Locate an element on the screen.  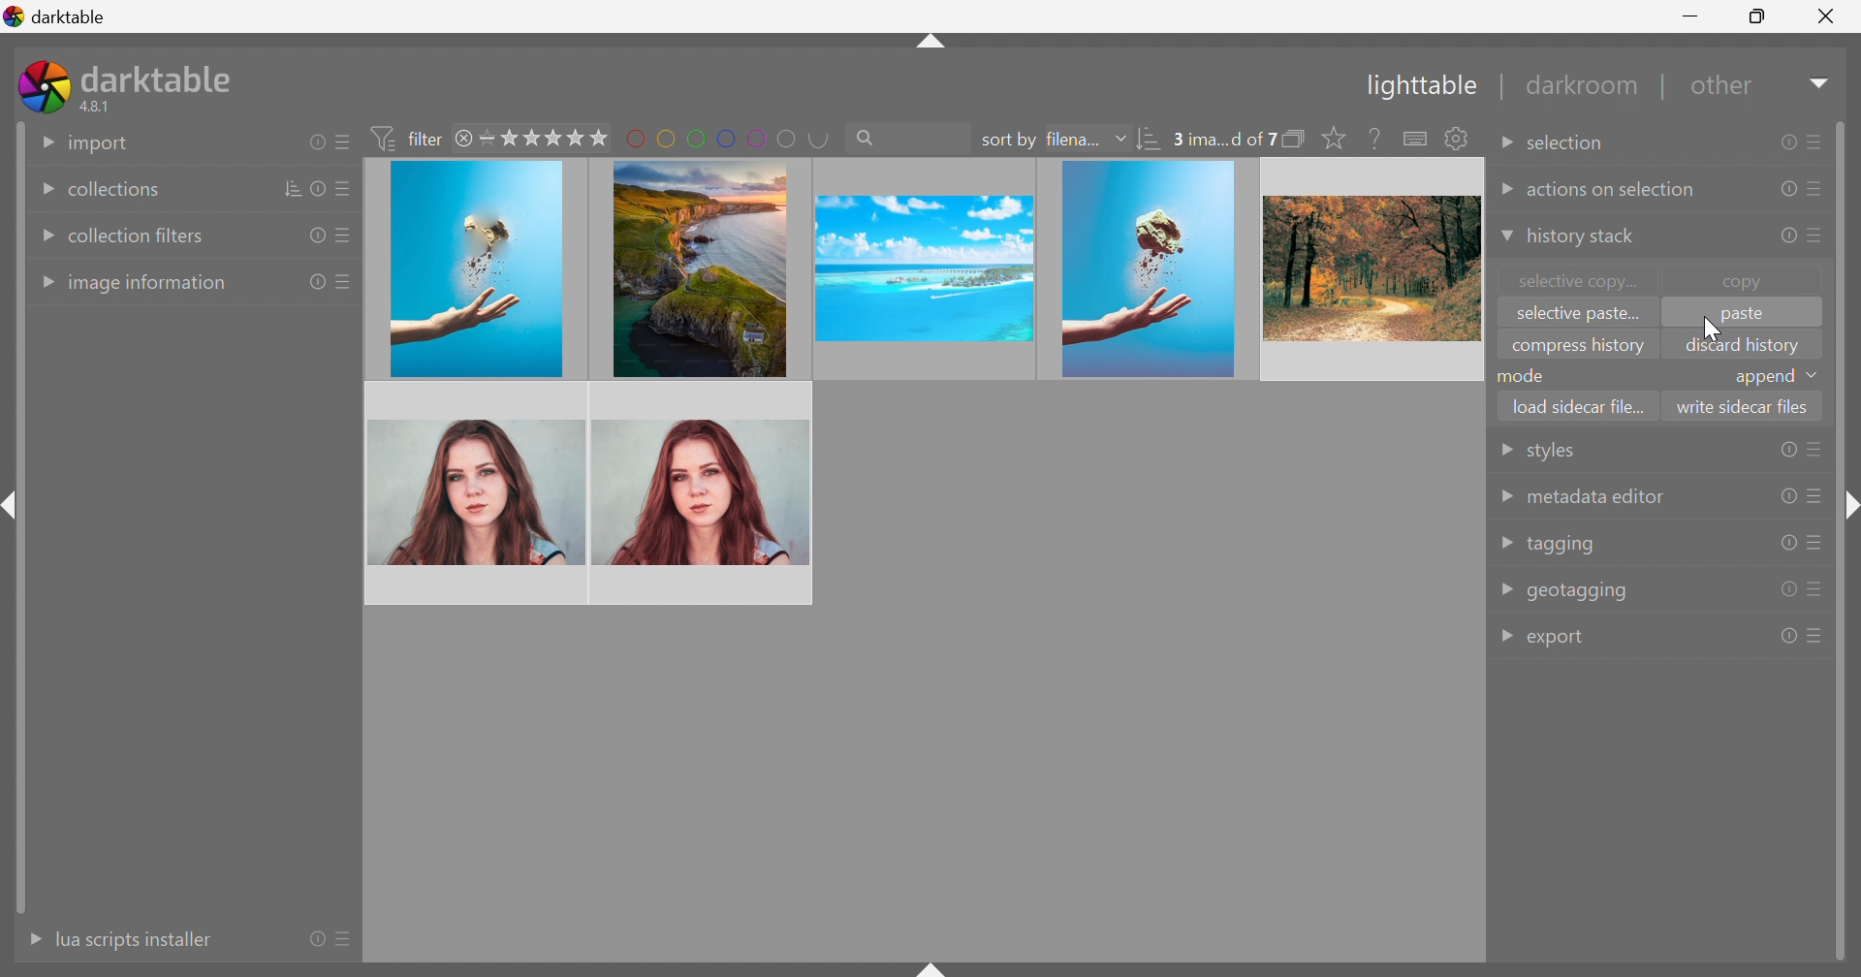
filter by images color label is located at coordinates (728, 137).